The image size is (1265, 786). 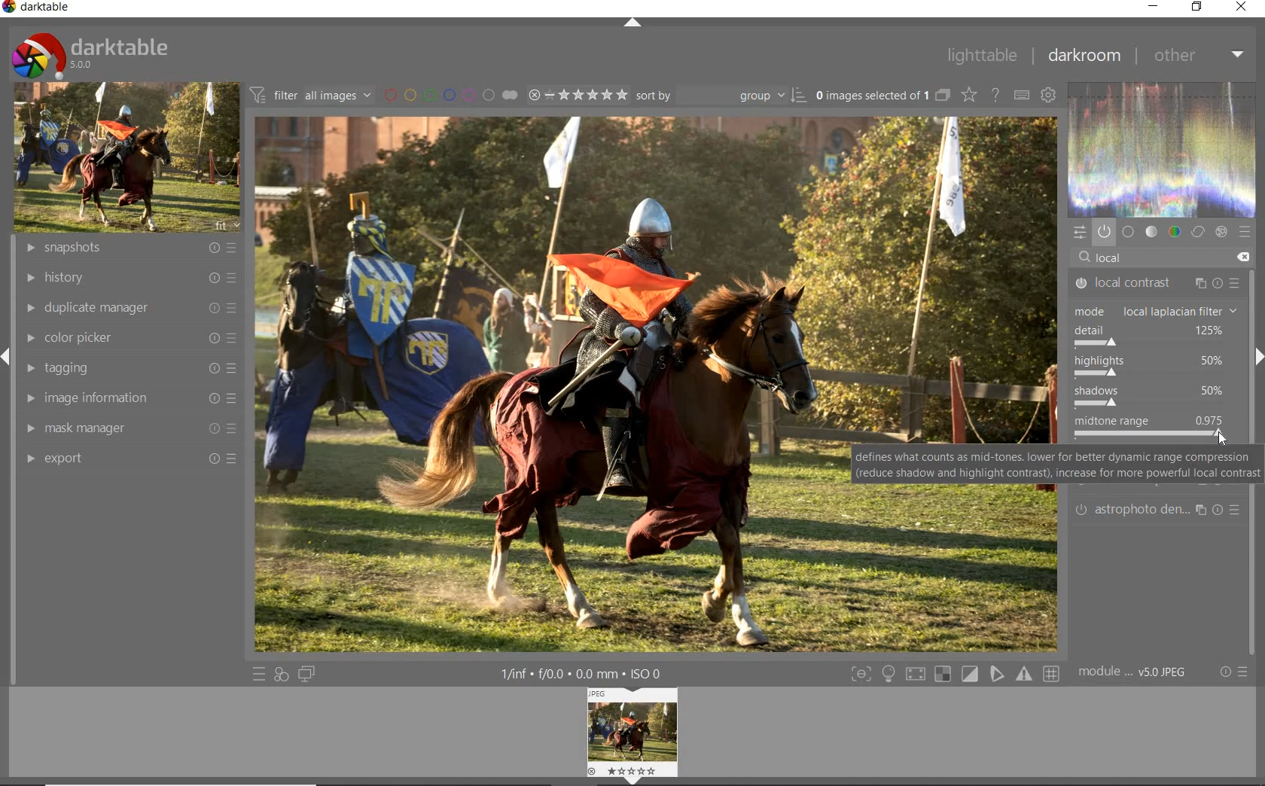 What do you see at coordinates (577, 94) in the screenshot?
I see `selected Image range rating` at bounding box center [577, 94].